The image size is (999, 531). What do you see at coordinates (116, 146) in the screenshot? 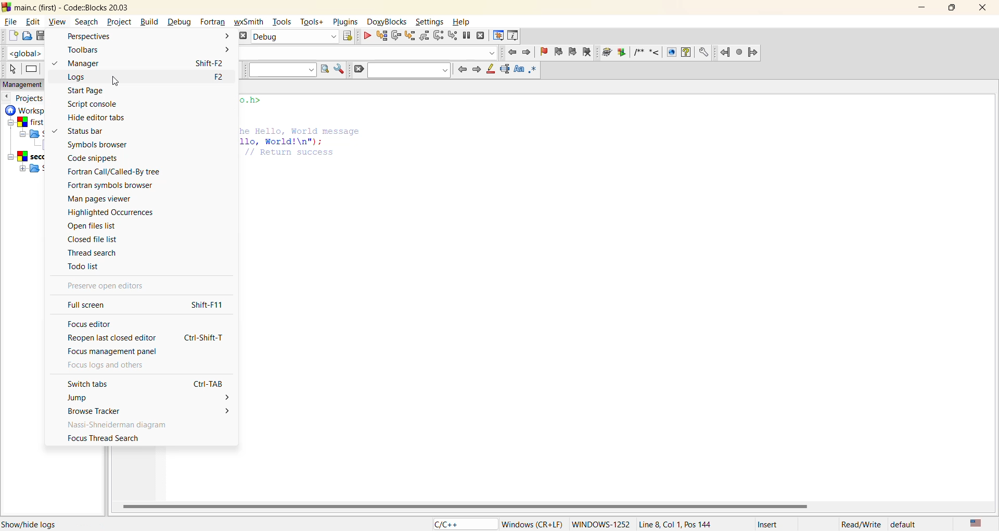
I see `symbols browser` at bounding box center [116, 146].